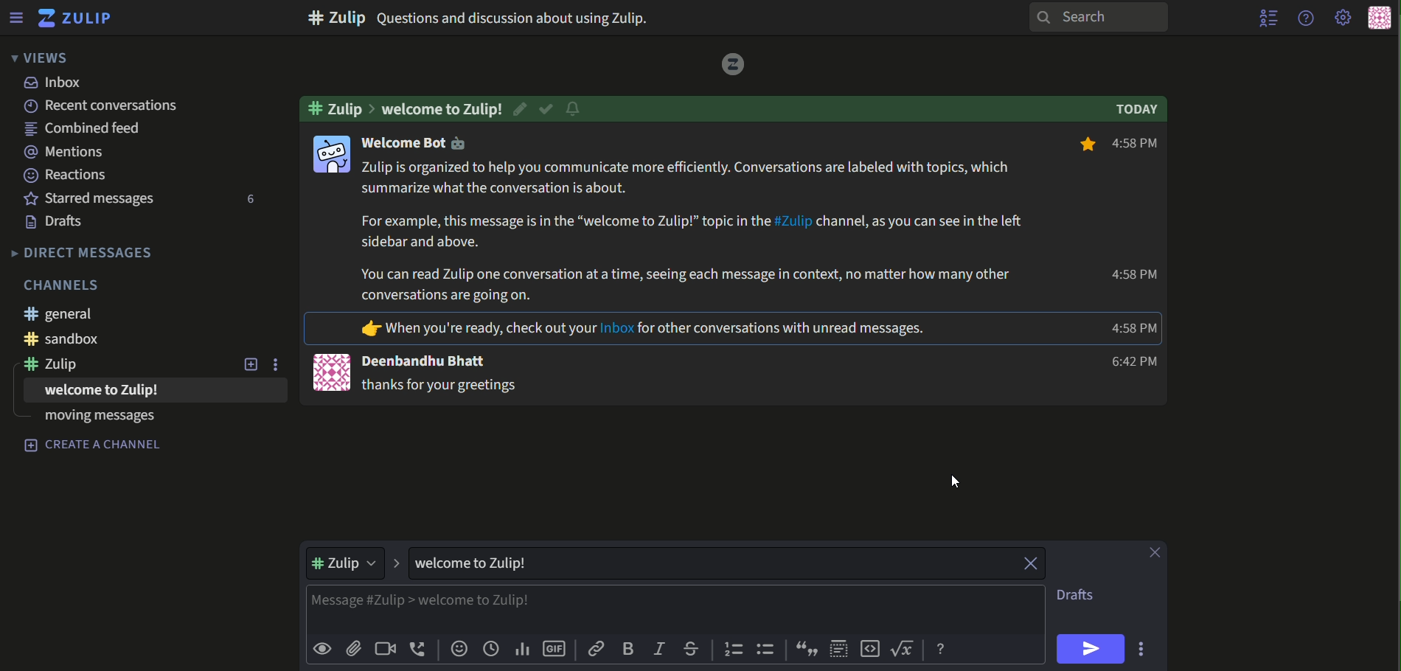 This screenshot has width=1401, height=671. What do you see at coordinates (1096, 17) in the screenshot?
I see `search bar` at bounding box center [1096, 17].